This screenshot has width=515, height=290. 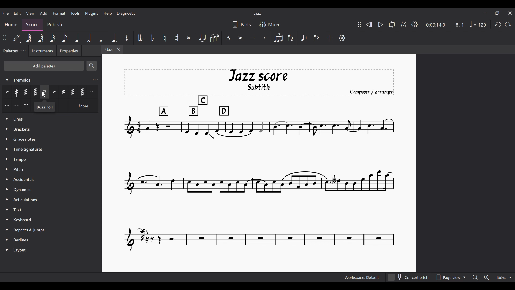 I want to click on Pitch, so click(x=51, y=170).